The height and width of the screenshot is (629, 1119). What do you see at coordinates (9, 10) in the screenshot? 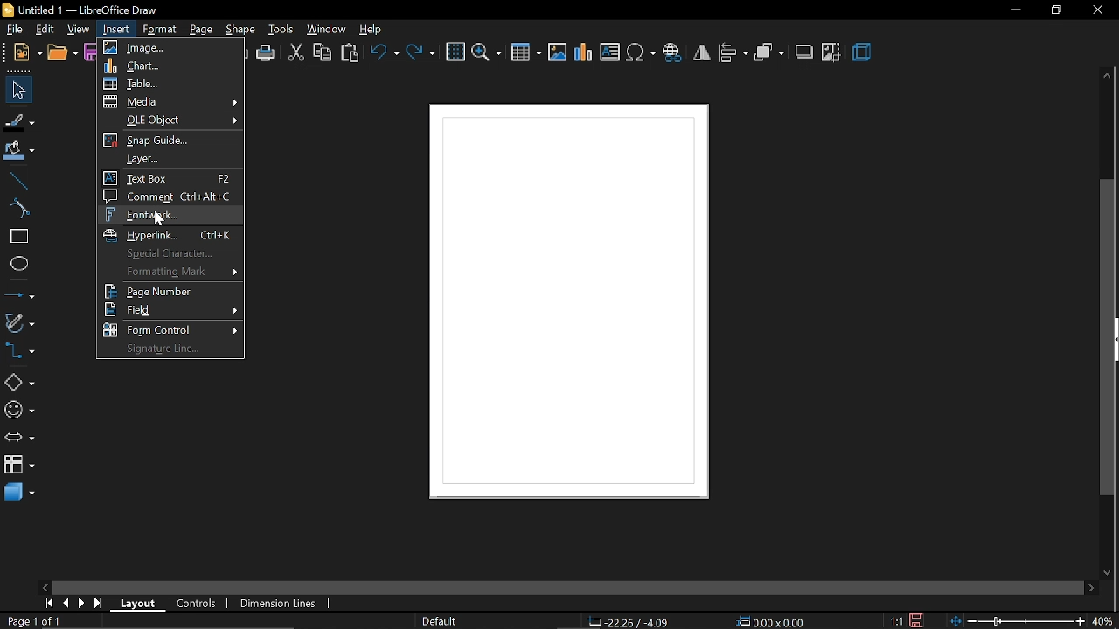
I see `libreoffice draw logo` at bounding box center [9, 10].